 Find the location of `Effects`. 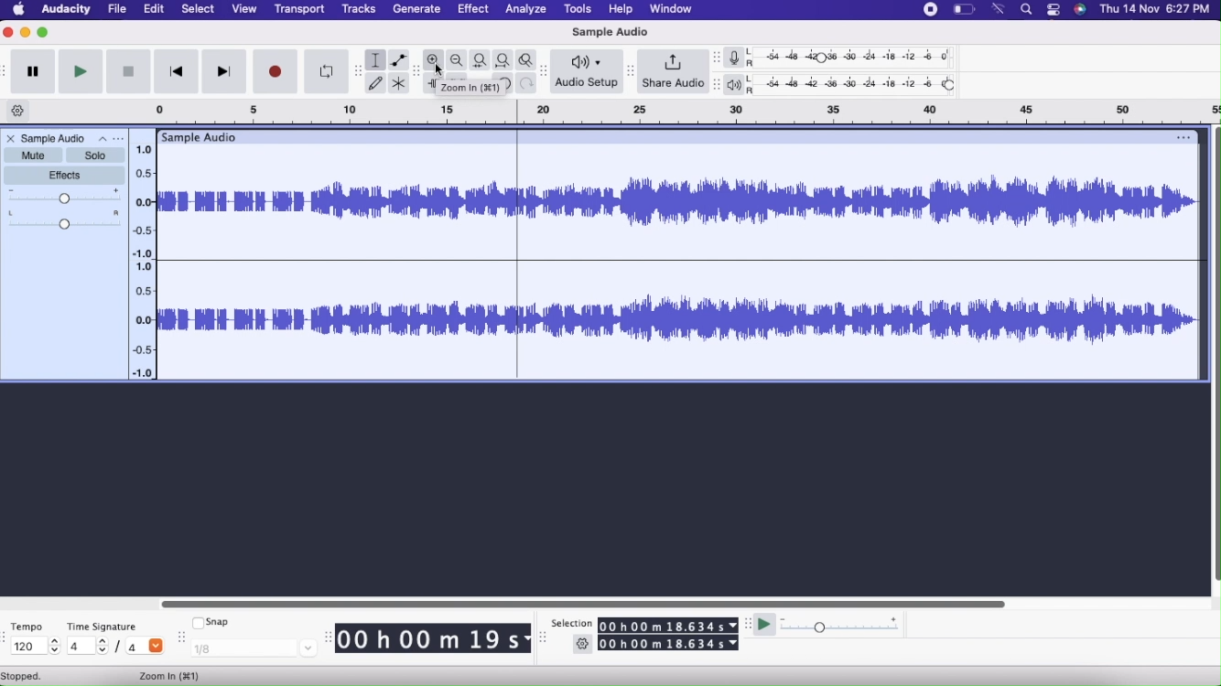

Effects is located at coordinates (64, 177).